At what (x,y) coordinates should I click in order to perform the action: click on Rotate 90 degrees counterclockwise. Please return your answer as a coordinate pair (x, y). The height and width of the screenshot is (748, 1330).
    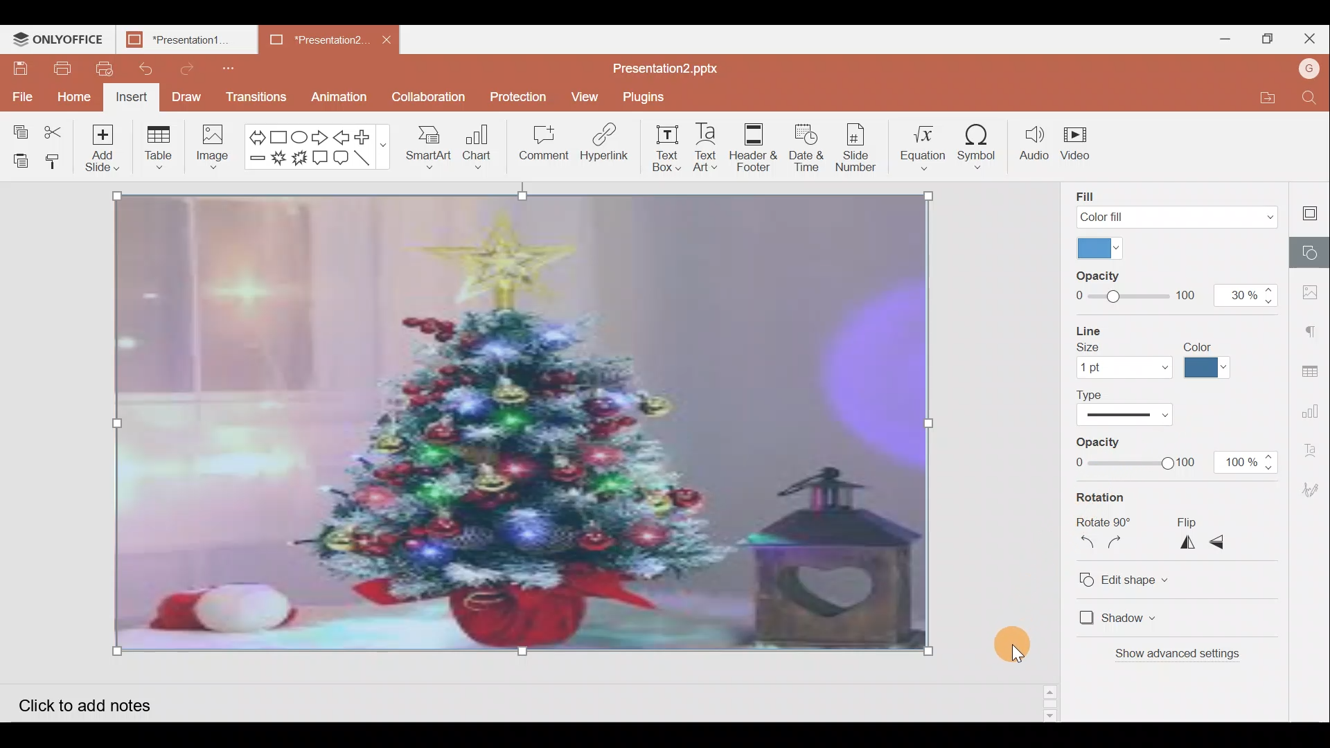
    Looking at the image, I should click on (1086, 545).